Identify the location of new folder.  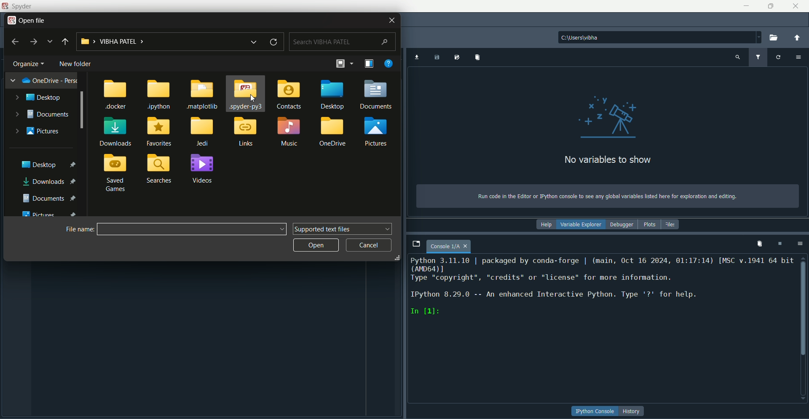
(75, 64).